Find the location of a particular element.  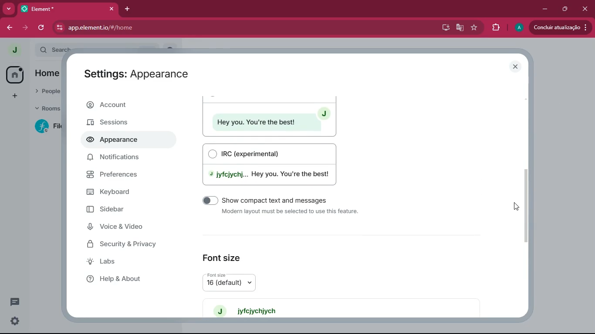

Element* is located at coordinates (61, 9).